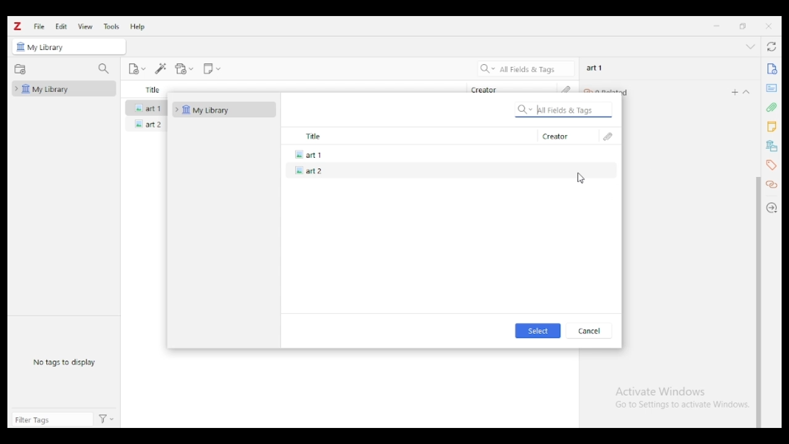 The image size is (789, 444). Describe the element at coordinates (773, 185) in the screenshot. I see `related` at that location.